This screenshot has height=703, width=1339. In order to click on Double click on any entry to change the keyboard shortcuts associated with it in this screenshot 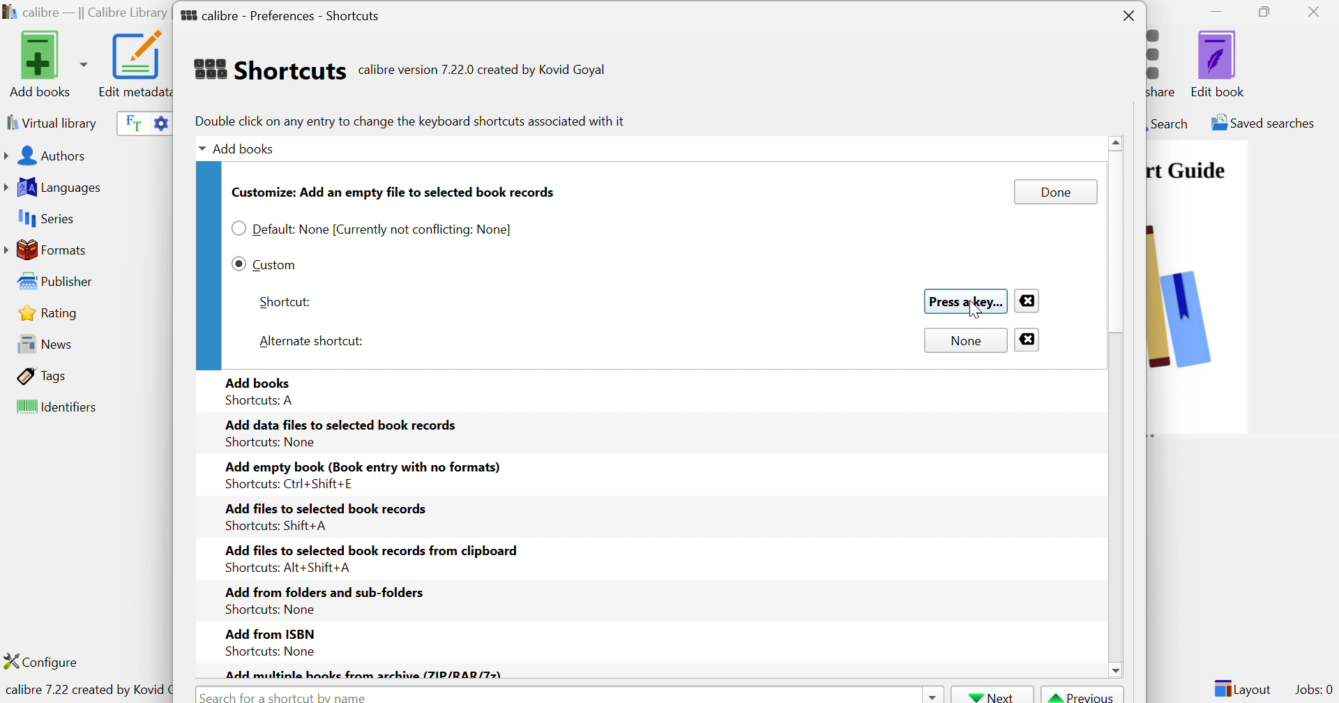, I will do `click(409, 121)`.